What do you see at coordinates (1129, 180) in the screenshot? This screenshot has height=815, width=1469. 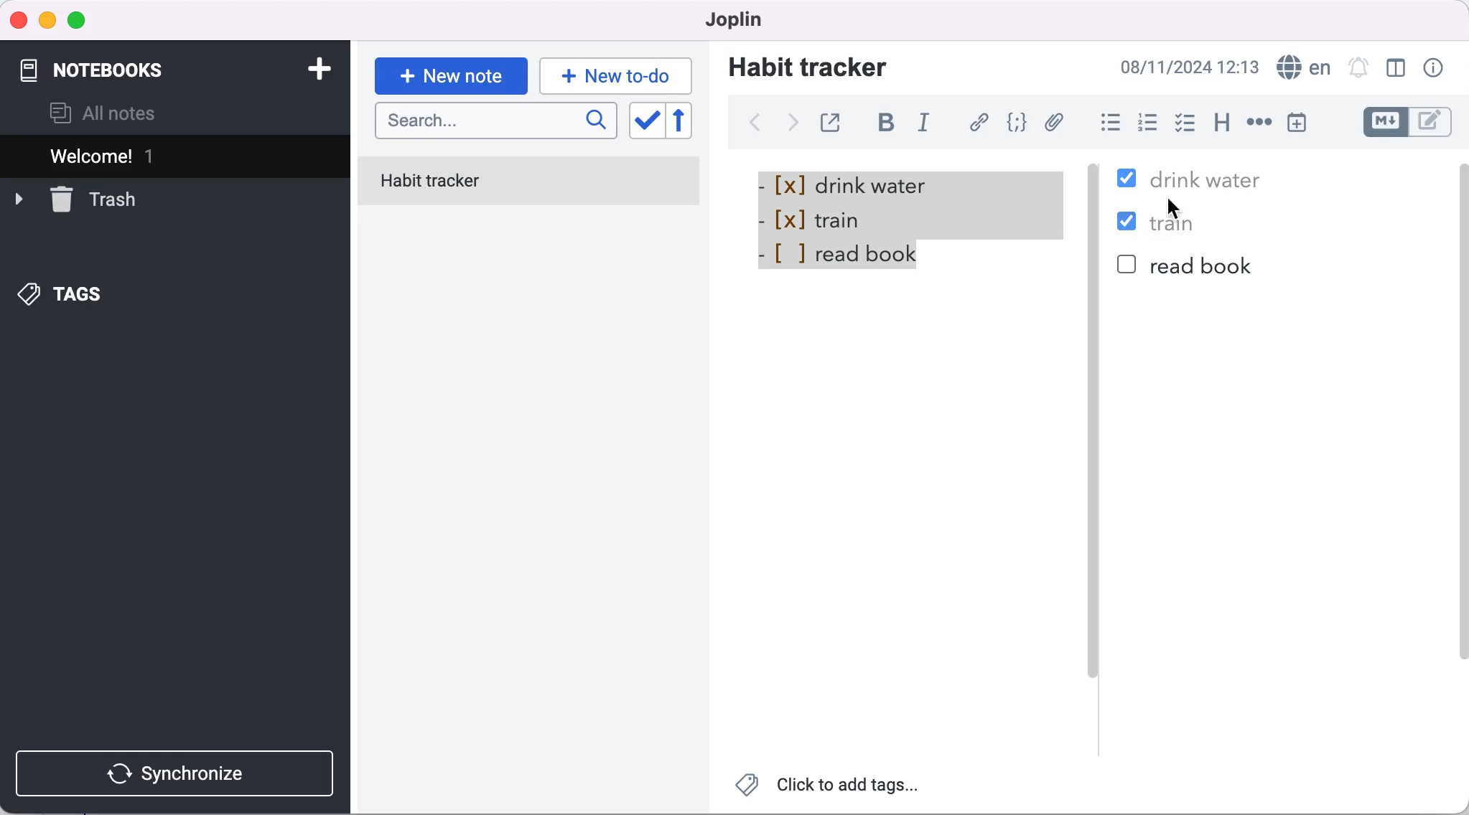 I see `box 1 selected` at bounding box center [1129, 180].